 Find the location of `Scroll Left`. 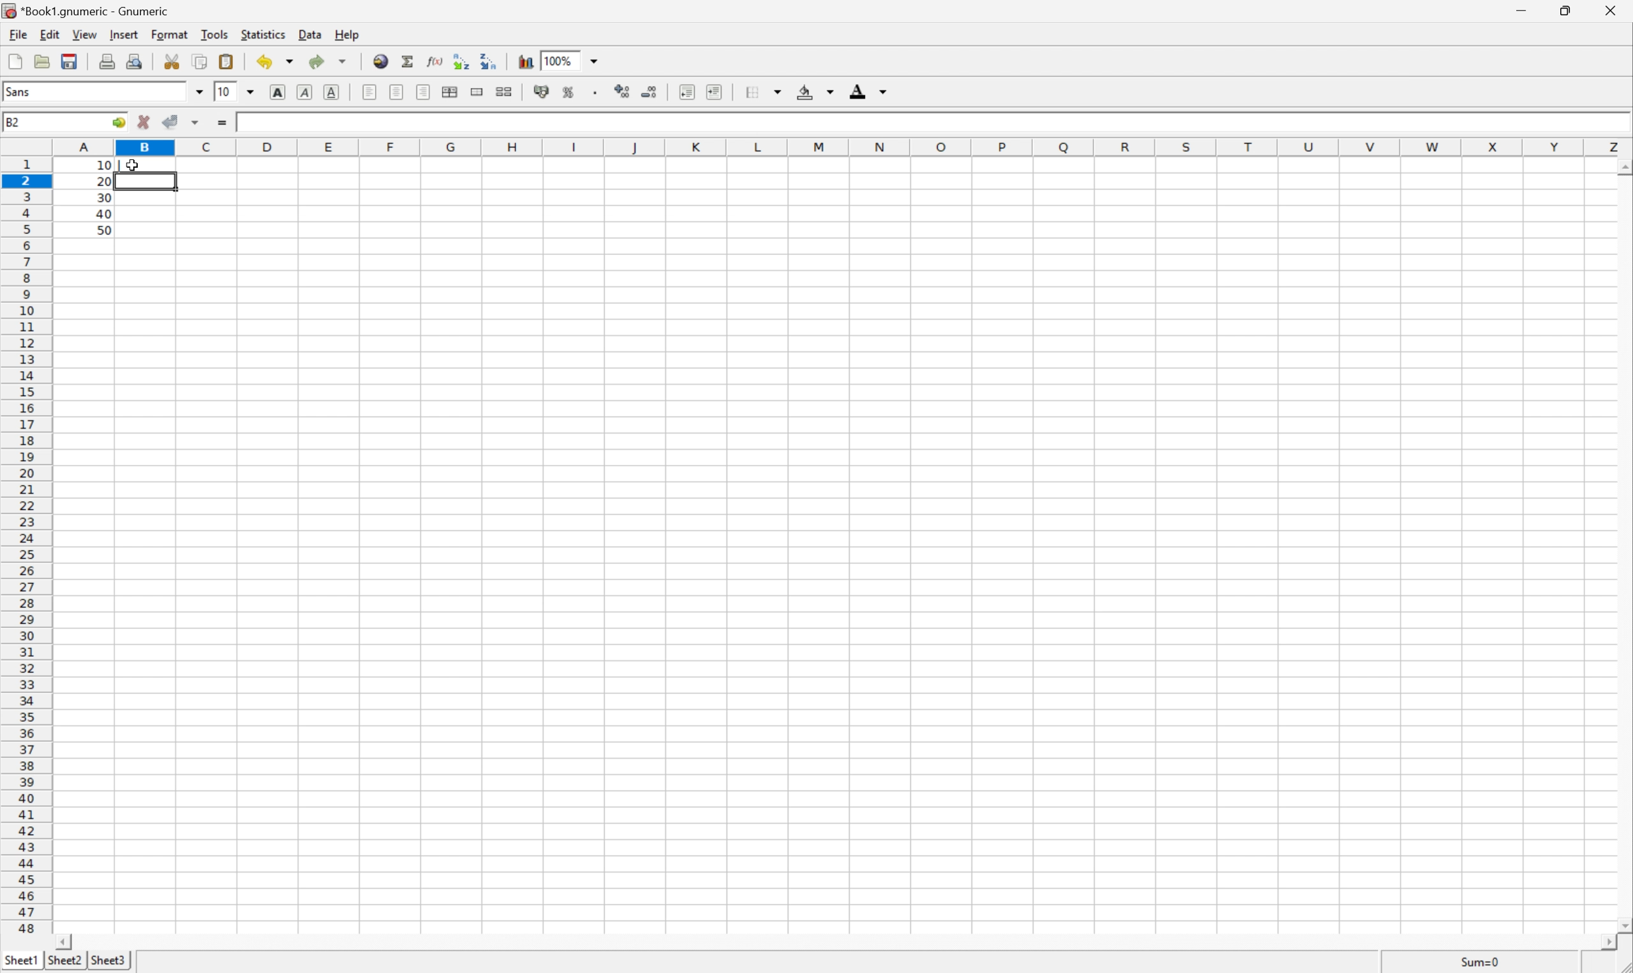

Scroll Left is located at coordinates (64, 942).